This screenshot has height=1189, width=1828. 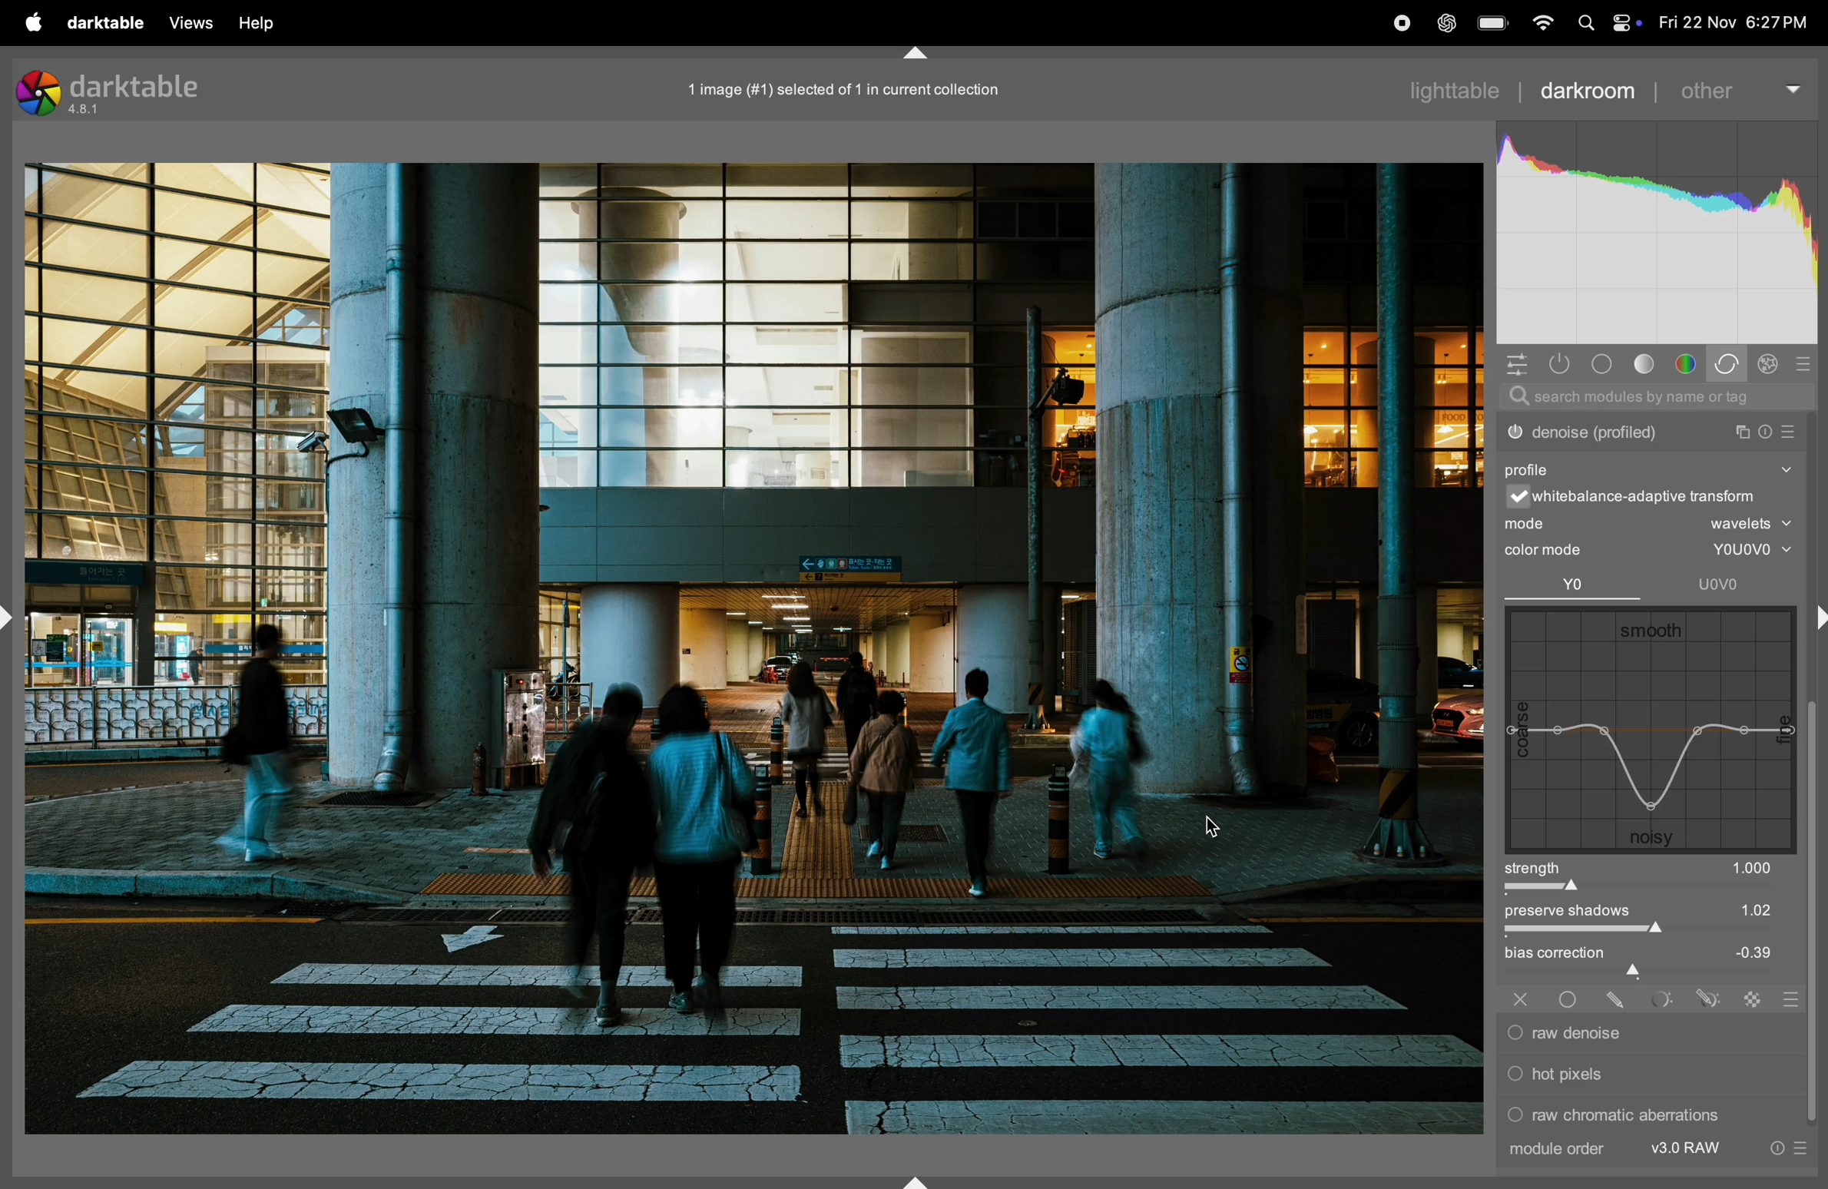 What do you see at coordinates (1730, 363) in the screenshot?
I see `correct` at bounding box center [1730, 363].